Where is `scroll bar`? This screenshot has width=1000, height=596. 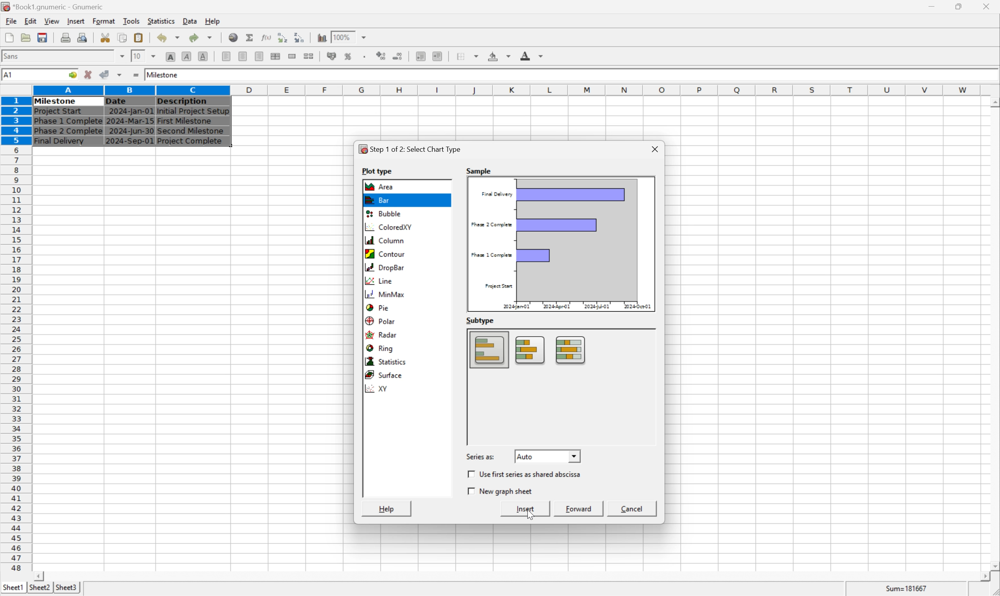 scroll bar is located at coordinates (651, 386).